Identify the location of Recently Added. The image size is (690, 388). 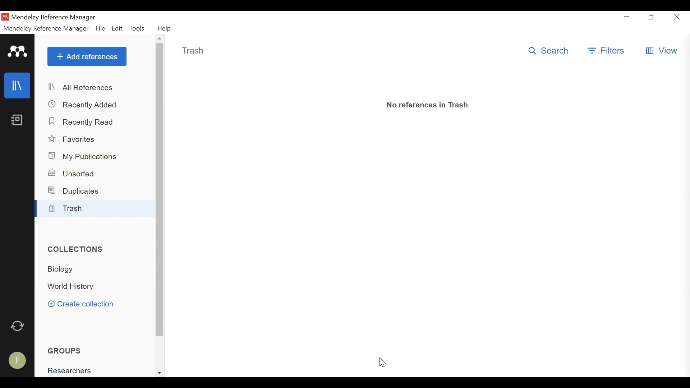
(85, 105).